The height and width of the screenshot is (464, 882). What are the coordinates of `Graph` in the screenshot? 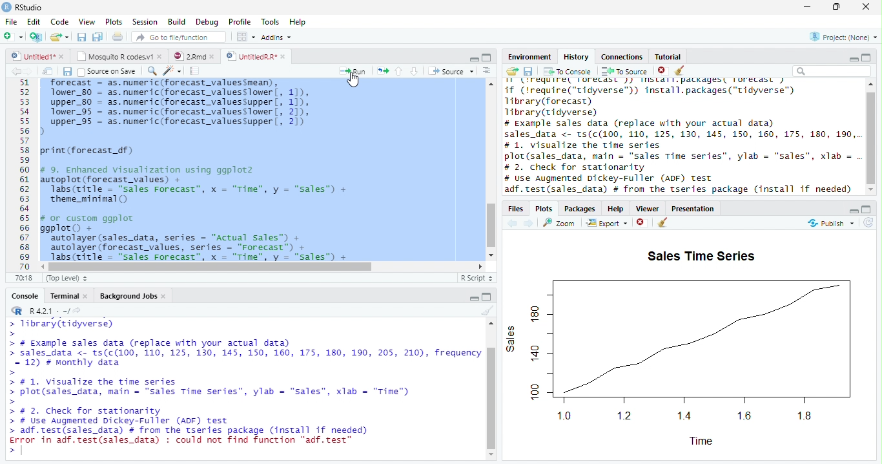 It's located at (684, 350).